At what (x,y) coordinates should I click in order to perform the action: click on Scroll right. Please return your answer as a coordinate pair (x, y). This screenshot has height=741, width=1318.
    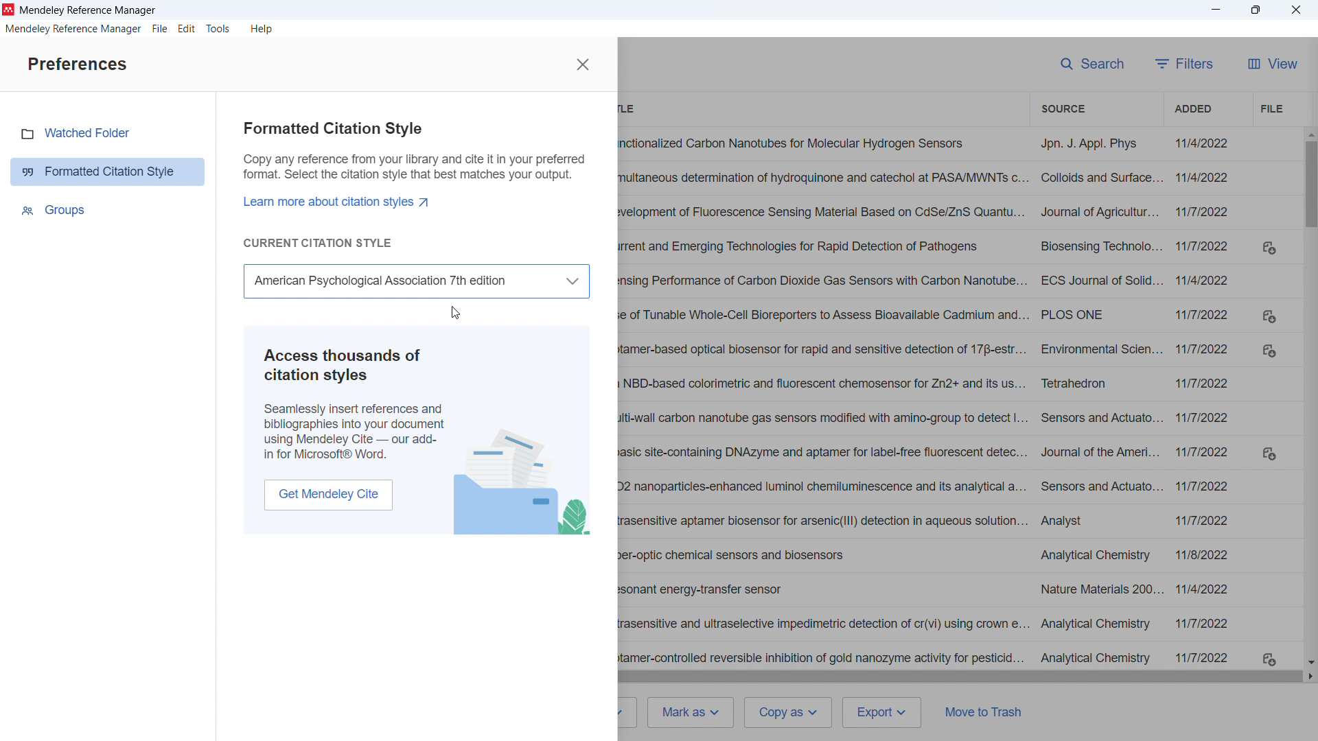
    Looking at the image, I should click on (1310, 677).